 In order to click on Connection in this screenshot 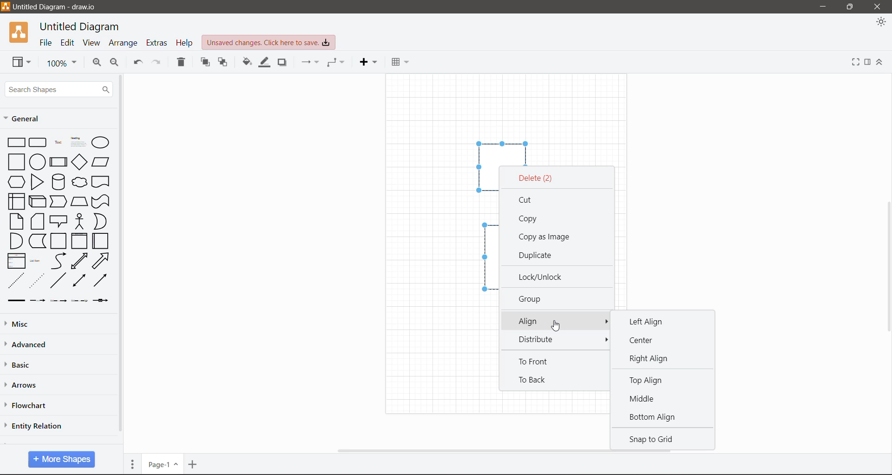, I will do `click(311, 62)`.